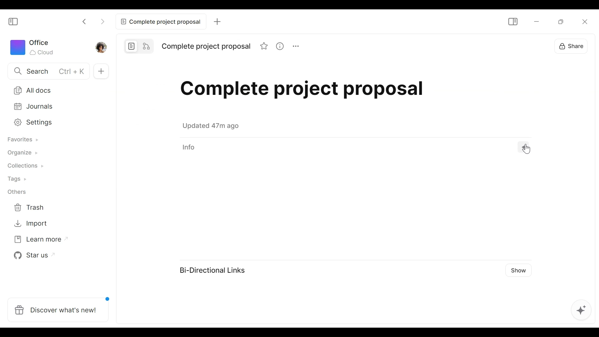  Describe the element at coordinates (35, 48) in the screenshot. I see `Worksapce` at that location.